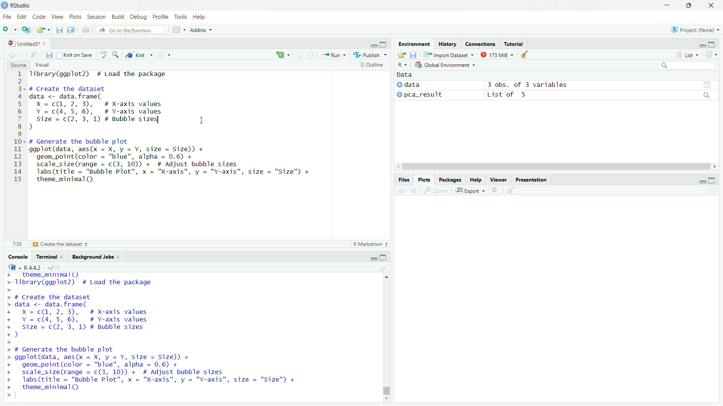  What do you see at coordinates (415, 44) in the screenshot?
I see `environment` at bounding box center [415, 44].